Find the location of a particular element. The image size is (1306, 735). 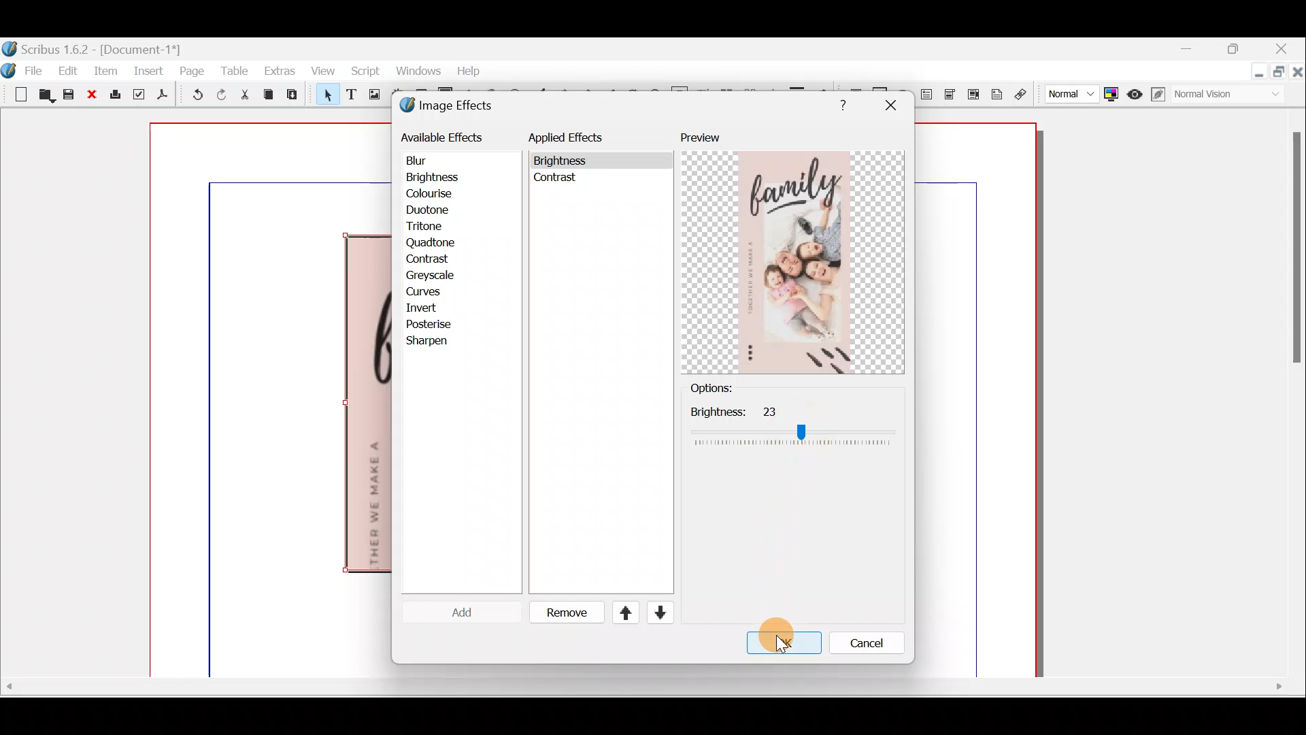

Tritone is located at coordinates (431, 228).